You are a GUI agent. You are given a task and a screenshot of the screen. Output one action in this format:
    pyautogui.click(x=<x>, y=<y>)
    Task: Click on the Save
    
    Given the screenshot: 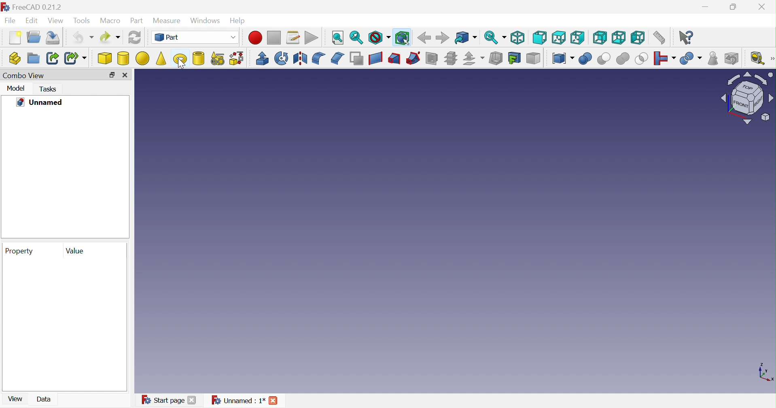 What is the action you would take?
    pyautogui.click(x=53, y=37)
    